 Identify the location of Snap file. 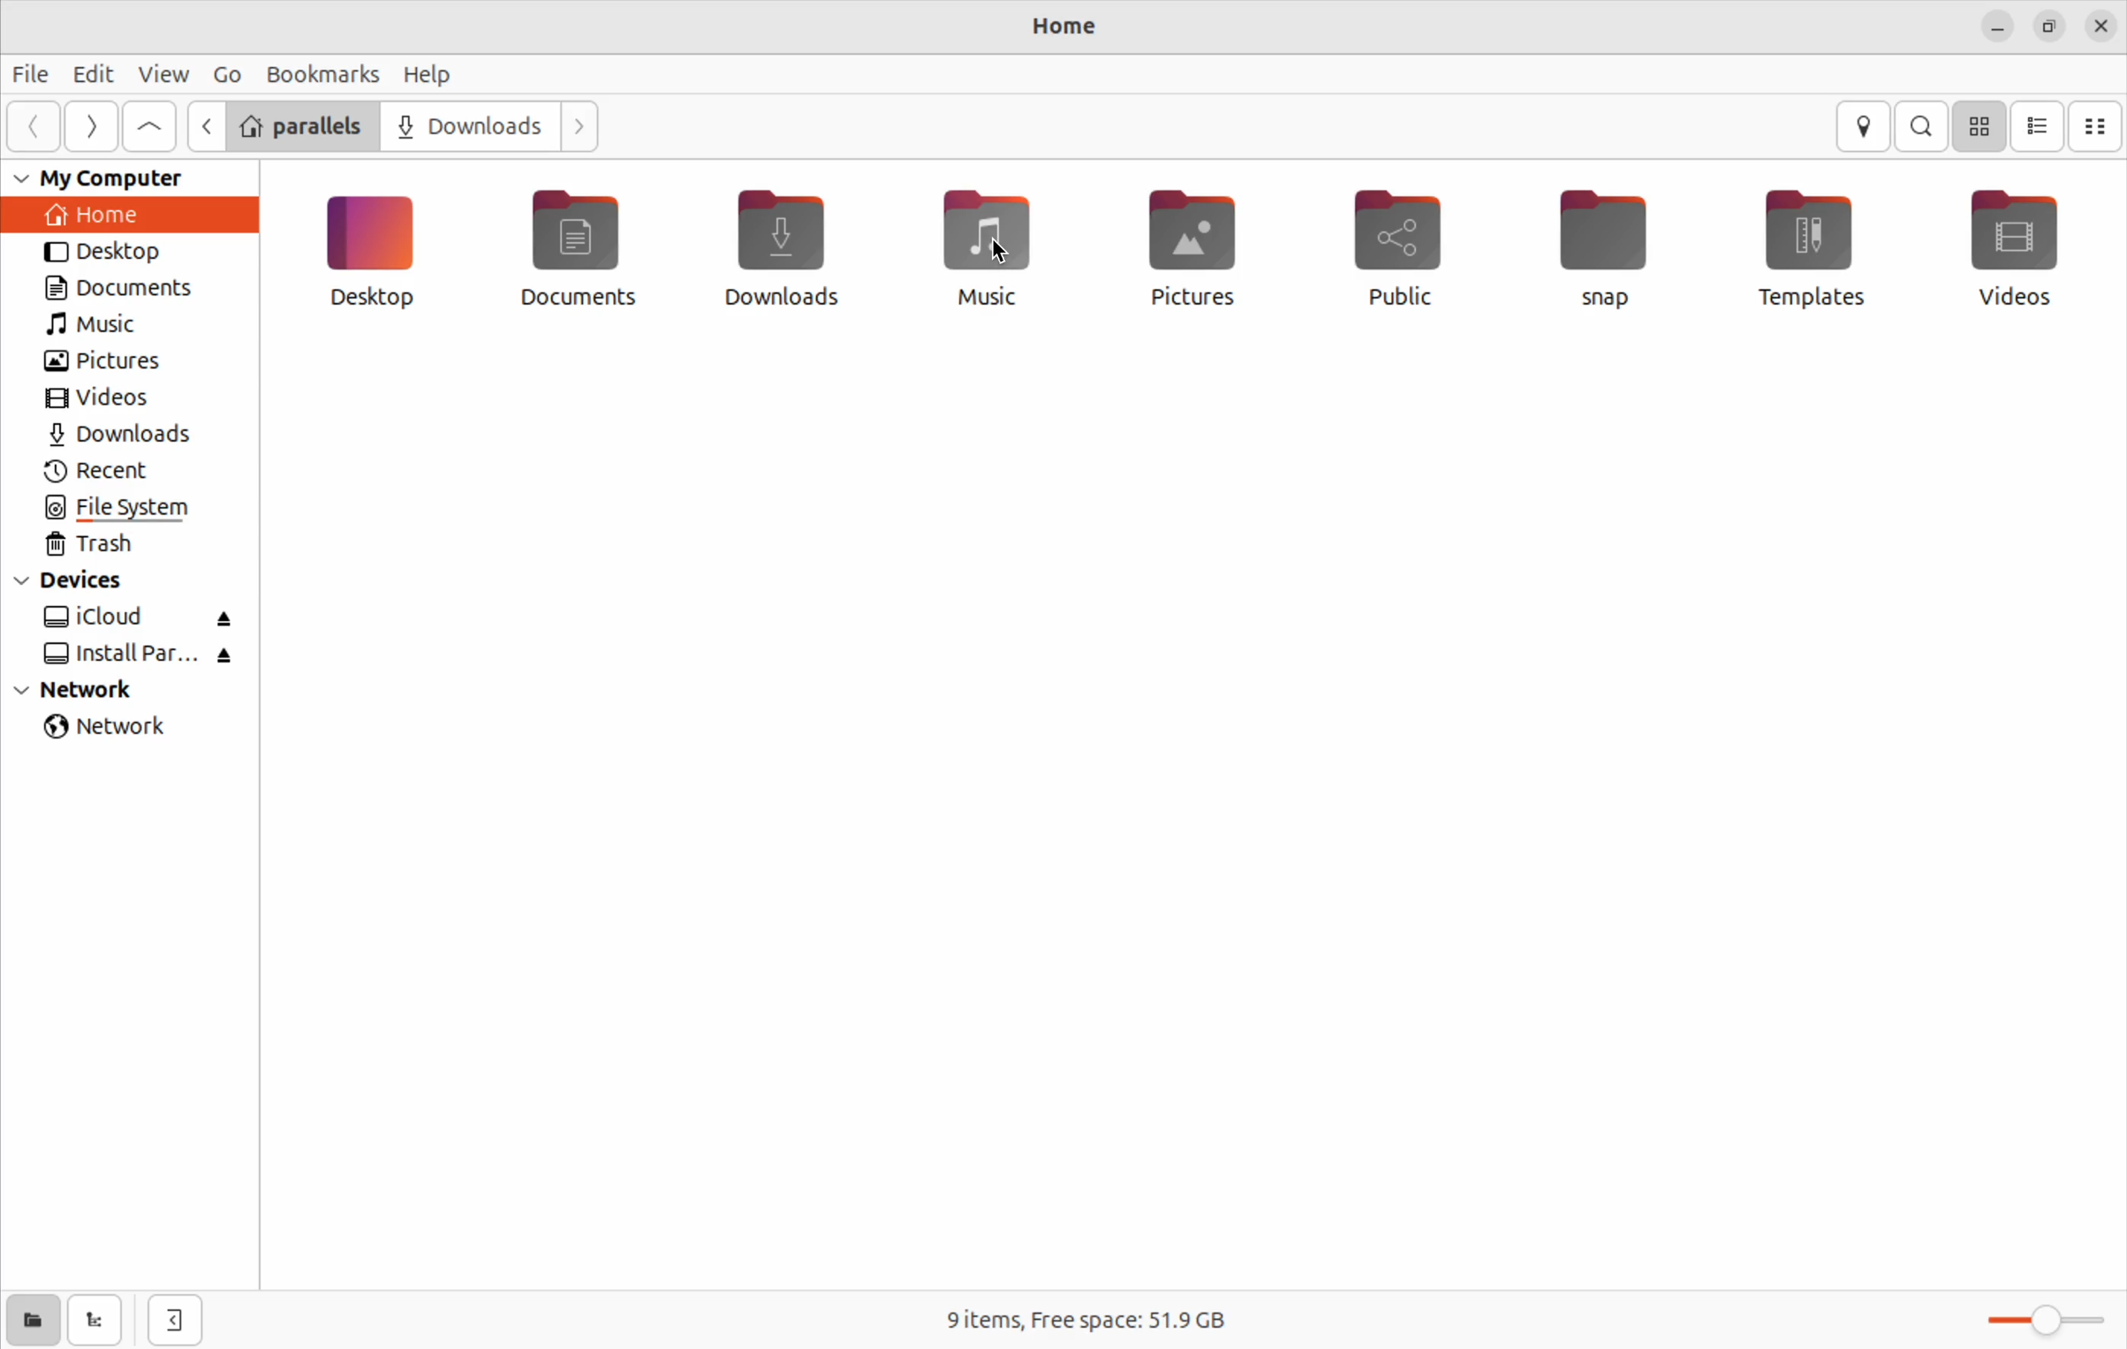
(1612, 251).